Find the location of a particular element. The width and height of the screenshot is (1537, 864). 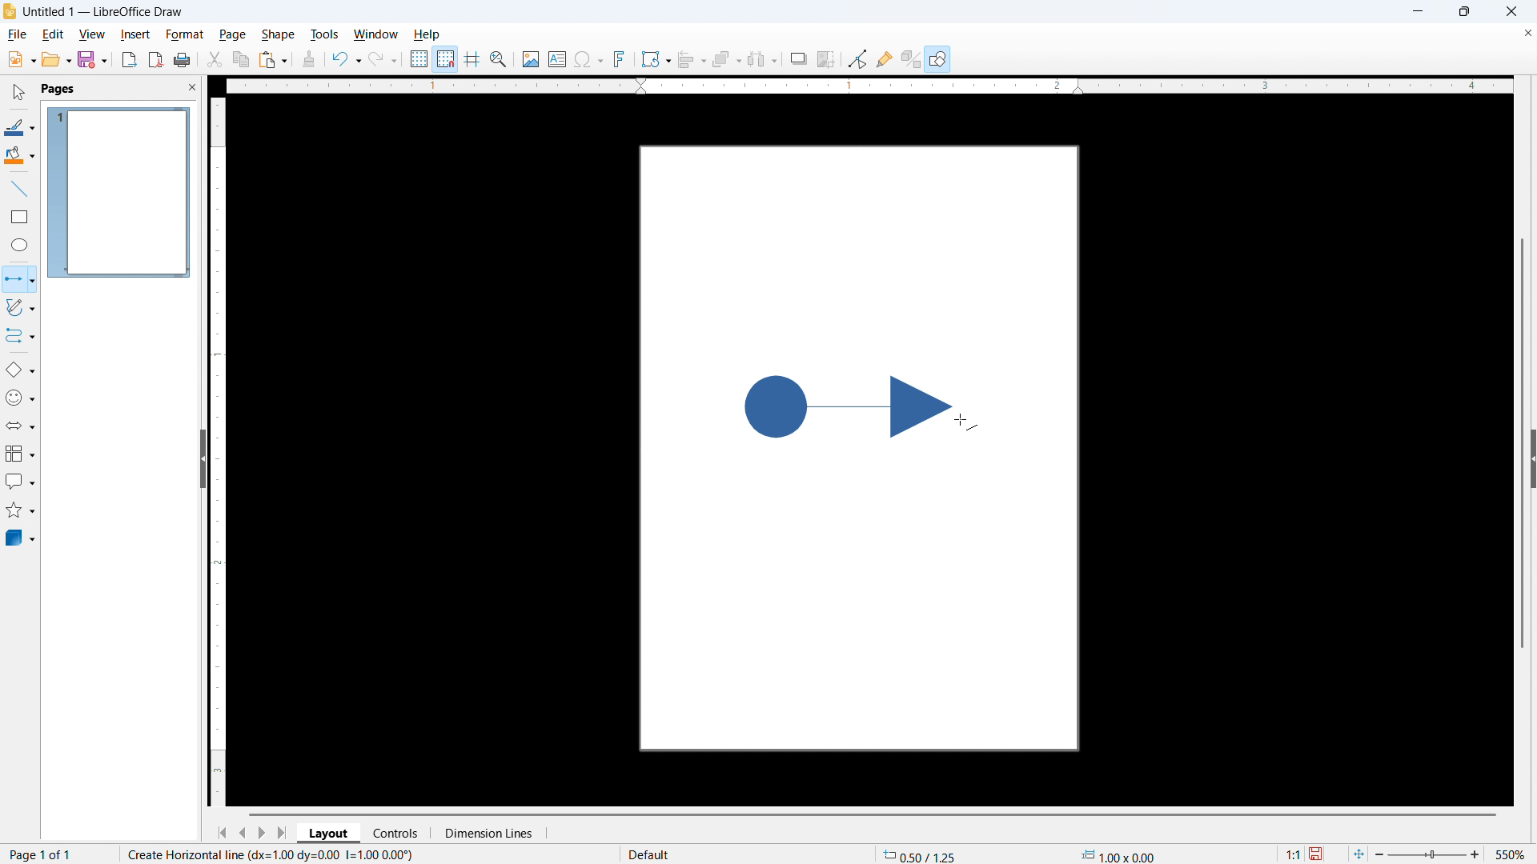

Horizontal scroll bar  is located at coordinates (873, 814).